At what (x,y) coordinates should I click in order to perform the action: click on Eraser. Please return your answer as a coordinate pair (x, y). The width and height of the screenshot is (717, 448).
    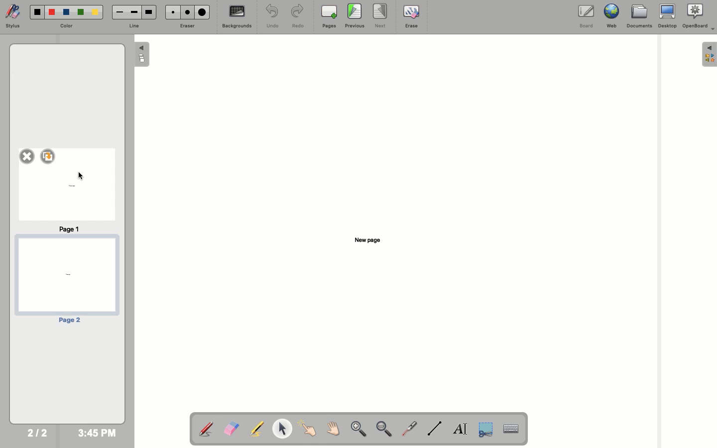
    Looking at the image, I should click on (186, 26).